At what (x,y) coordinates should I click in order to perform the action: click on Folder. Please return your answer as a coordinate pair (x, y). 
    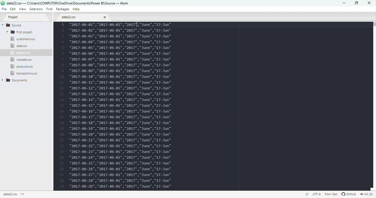
    Looking at the image, I should click on (22, 32).